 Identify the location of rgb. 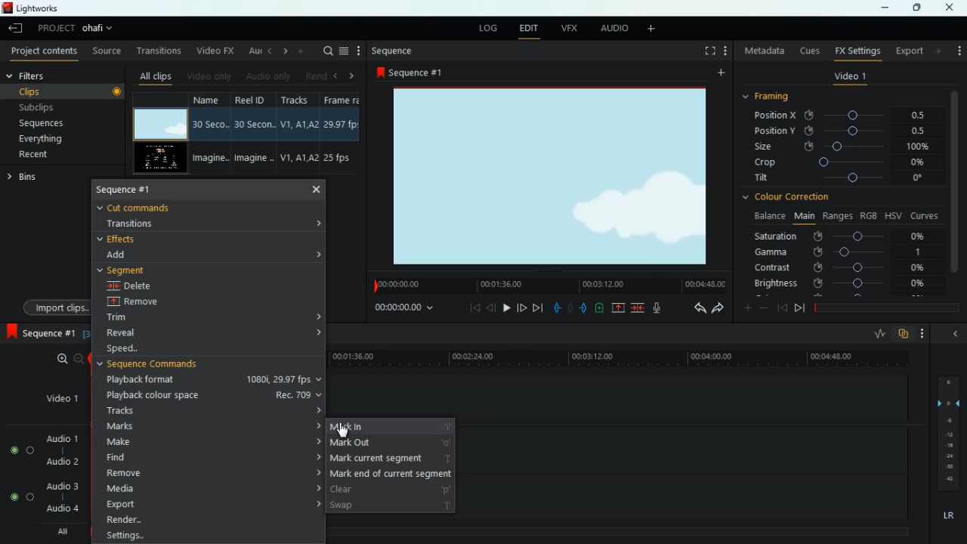
(870, 215).